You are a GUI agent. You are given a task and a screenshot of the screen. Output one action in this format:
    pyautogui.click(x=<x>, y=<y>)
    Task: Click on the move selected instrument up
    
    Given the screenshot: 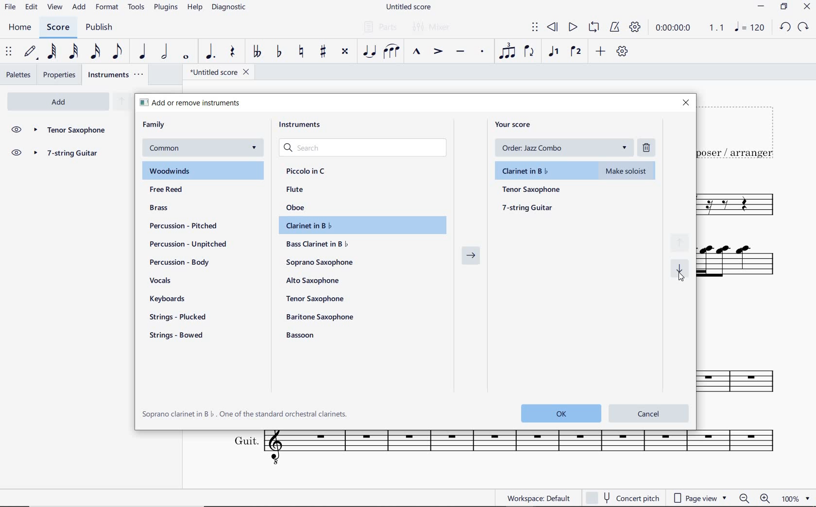 What is the action you would take?
    pyautogui.click(x=682, y=242)
    